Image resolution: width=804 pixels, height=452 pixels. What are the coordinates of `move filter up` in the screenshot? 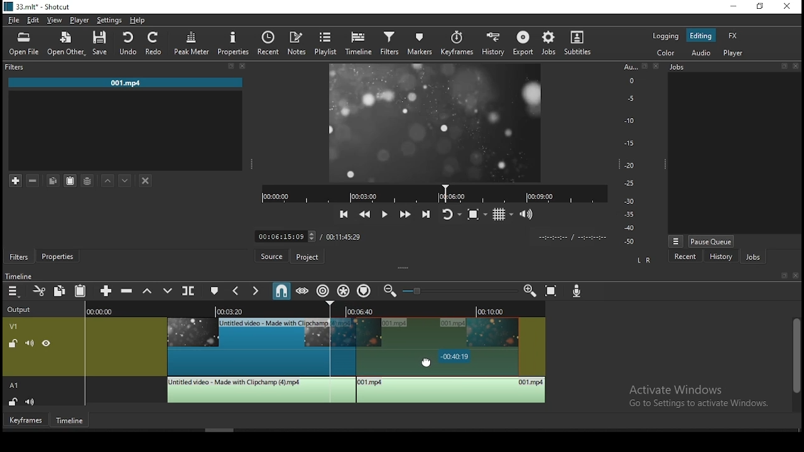 It's located at (110, 180).